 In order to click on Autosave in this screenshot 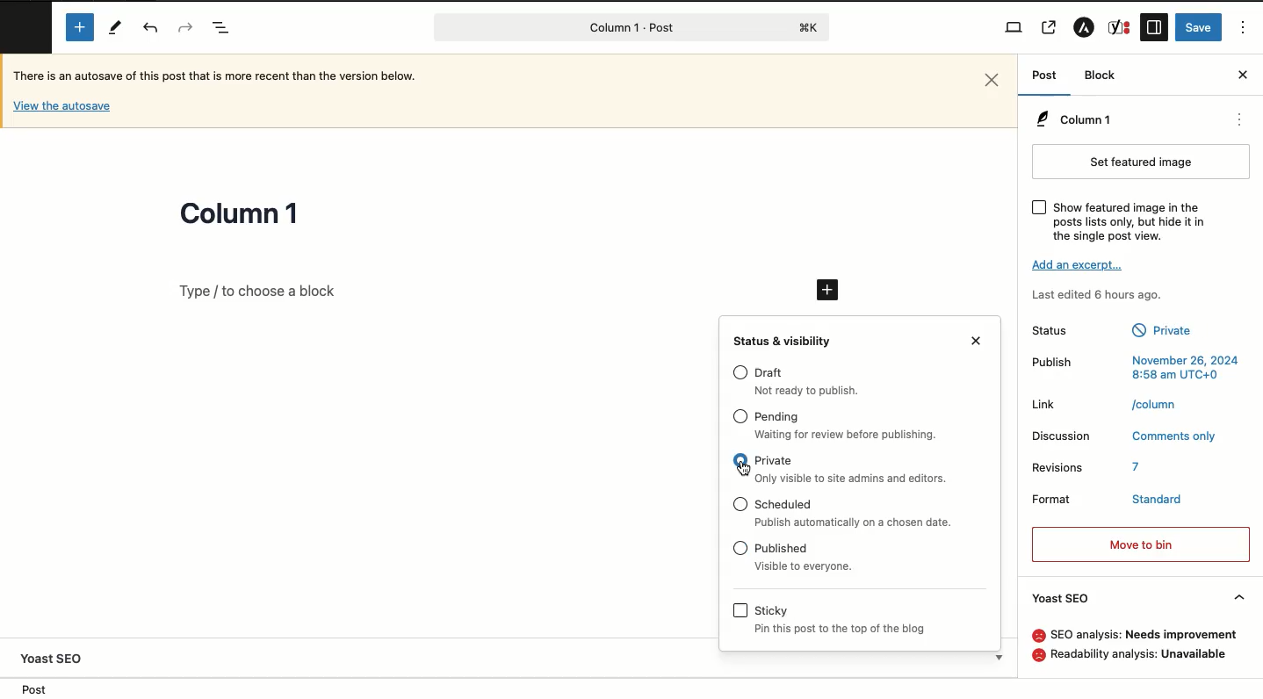, I will do `click(62, 105)`.